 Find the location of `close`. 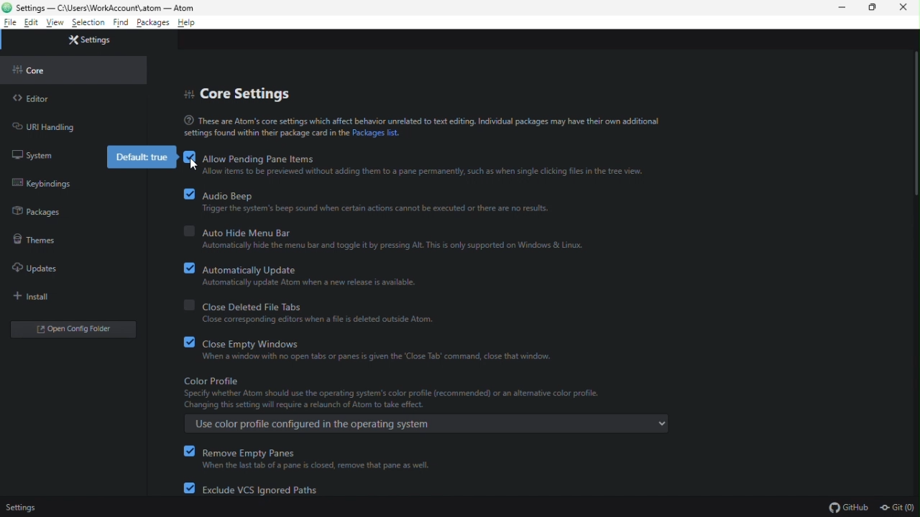

close is located at coordinates (903, 8).